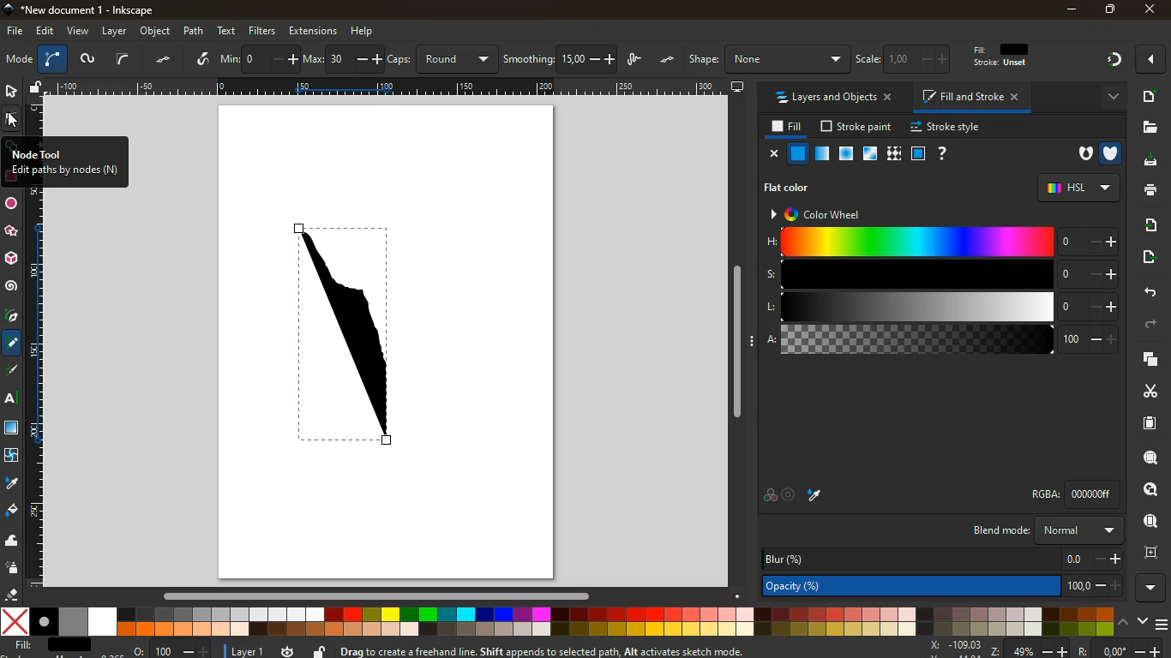  Describe the element at coordinates (1113, 62) in the screenshot. I see `gradient` at that location.